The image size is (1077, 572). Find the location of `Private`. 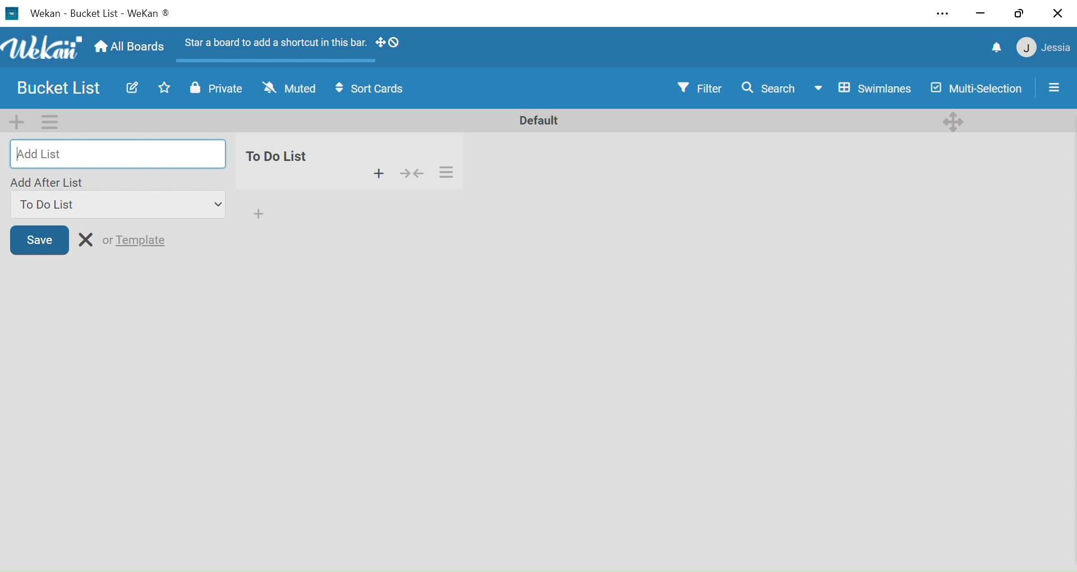

Private is located at coordinates (217, 90).